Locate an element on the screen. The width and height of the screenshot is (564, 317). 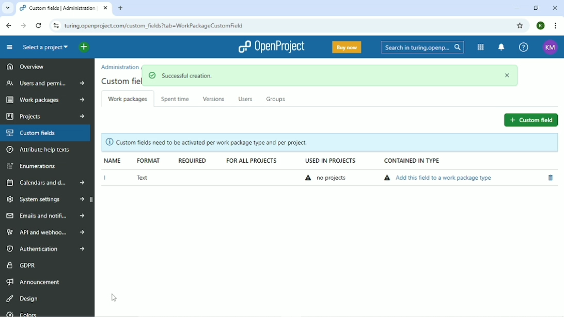
Projects is located at coordinates (44, 116).